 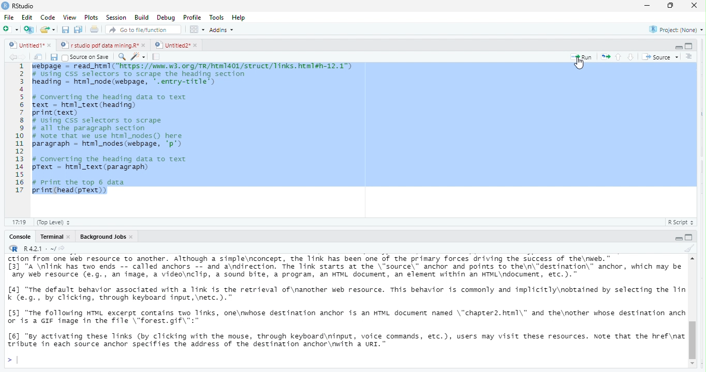 I want to click on (top Level), so click(x=54, y=222).